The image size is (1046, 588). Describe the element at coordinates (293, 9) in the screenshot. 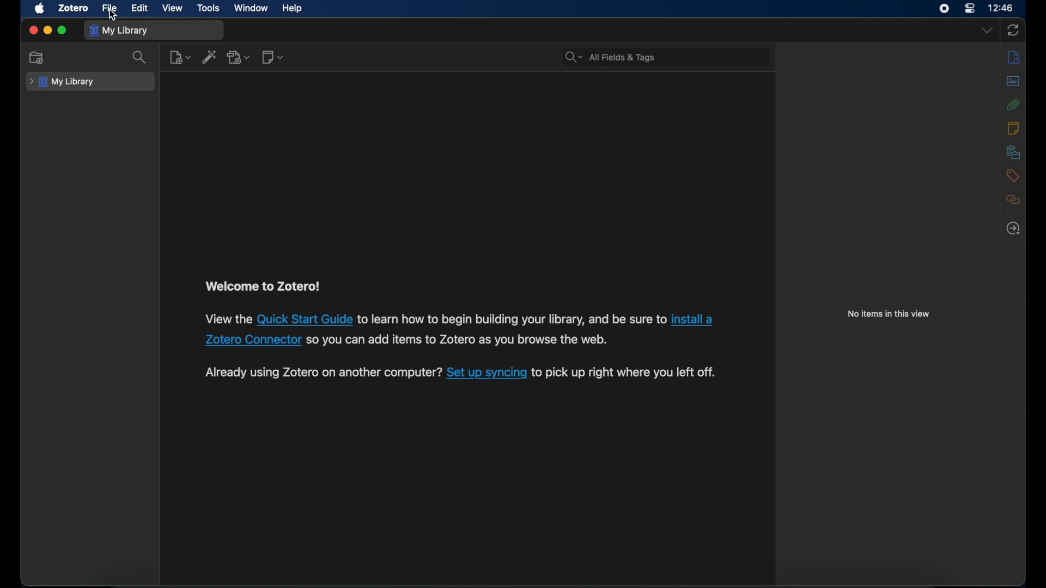

I see `help` at that location.